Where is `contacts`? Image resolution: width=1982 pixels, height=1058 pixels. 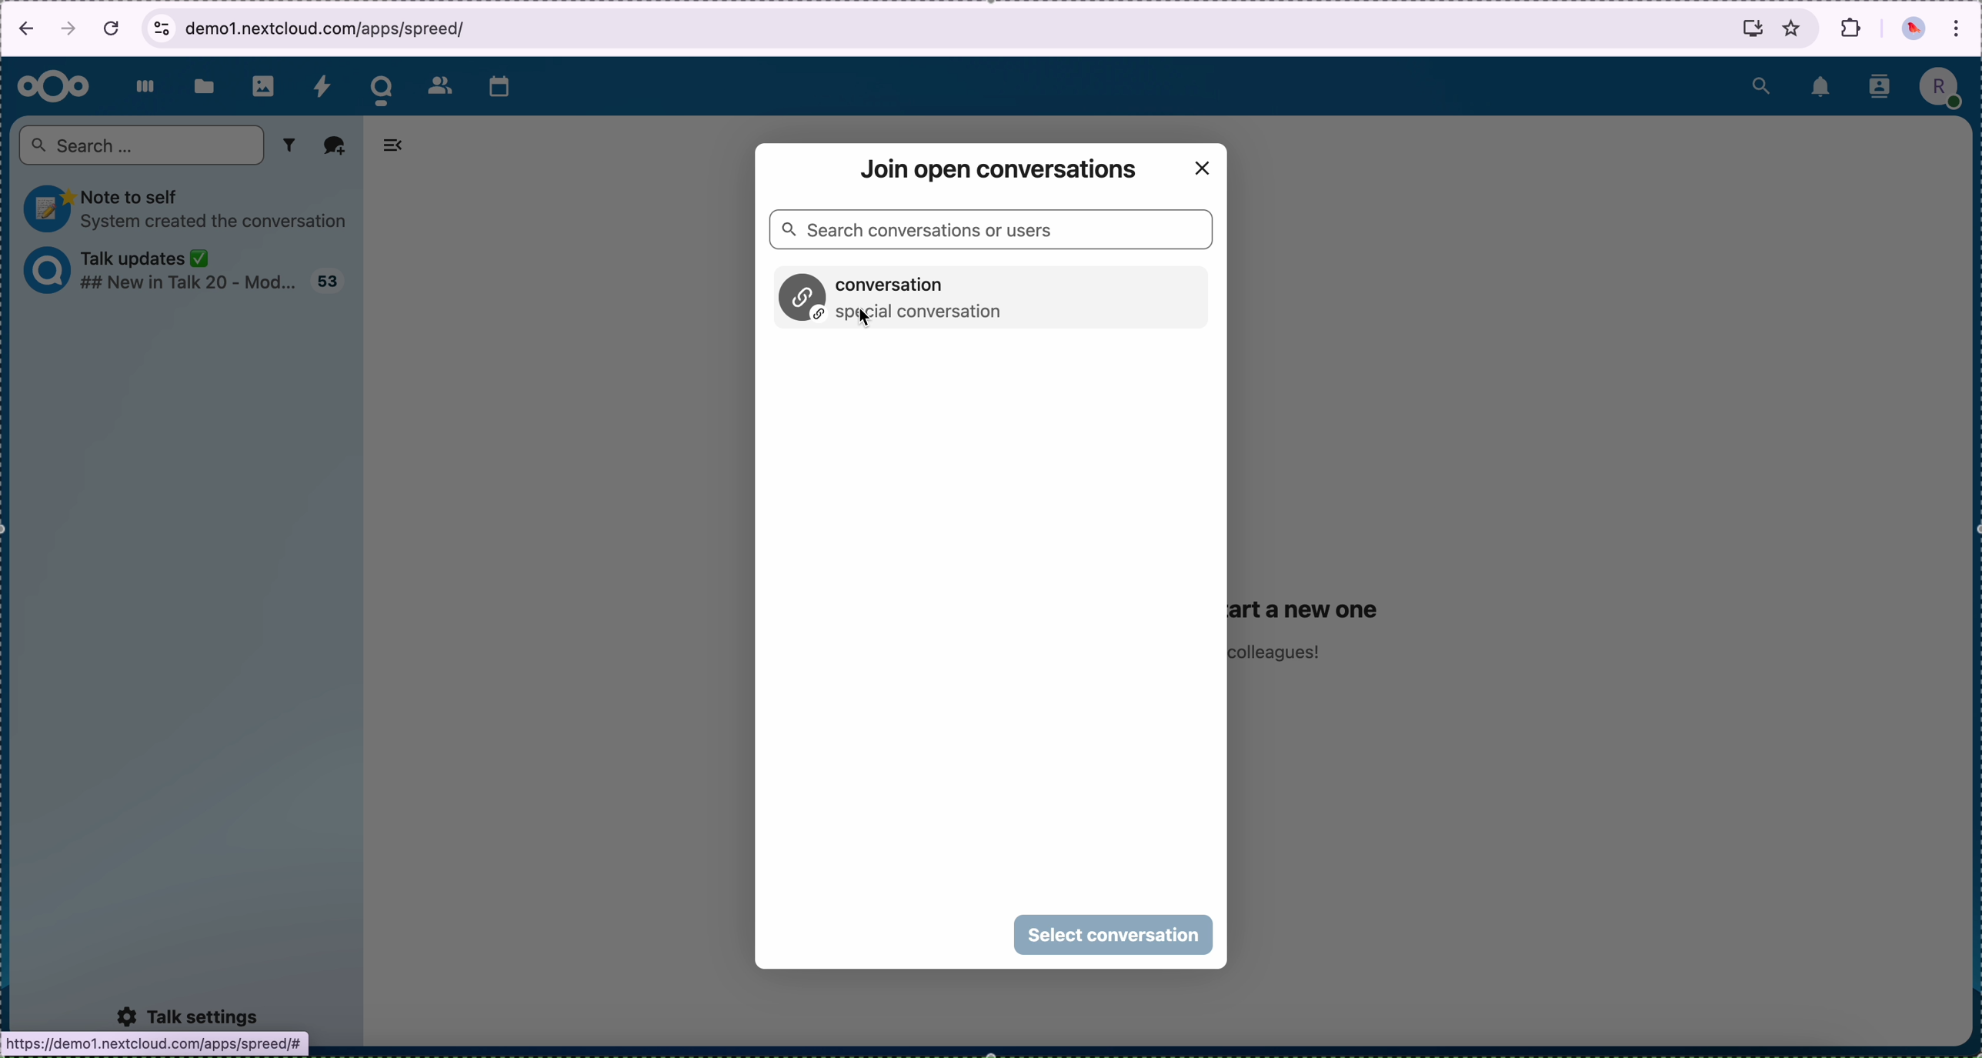
contacts is located at coordinates (1879, 87).